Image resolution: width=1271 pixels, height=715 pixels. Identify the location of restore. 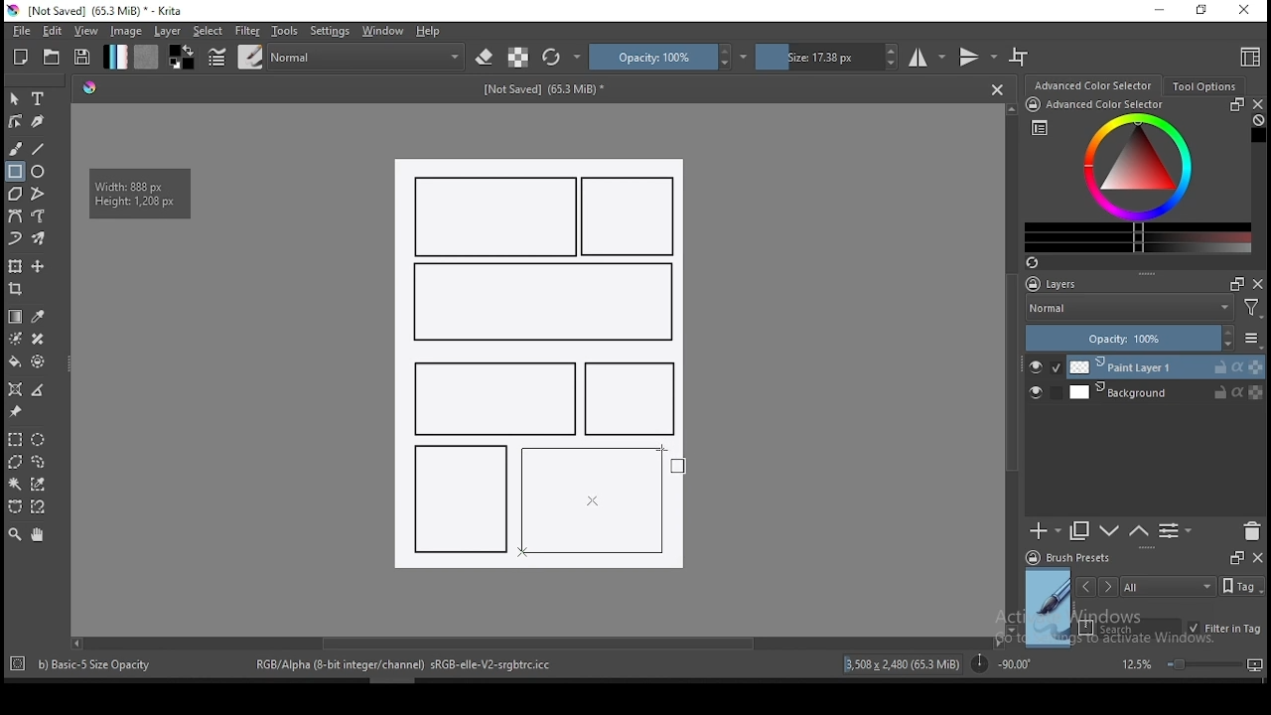
(1205, 11).